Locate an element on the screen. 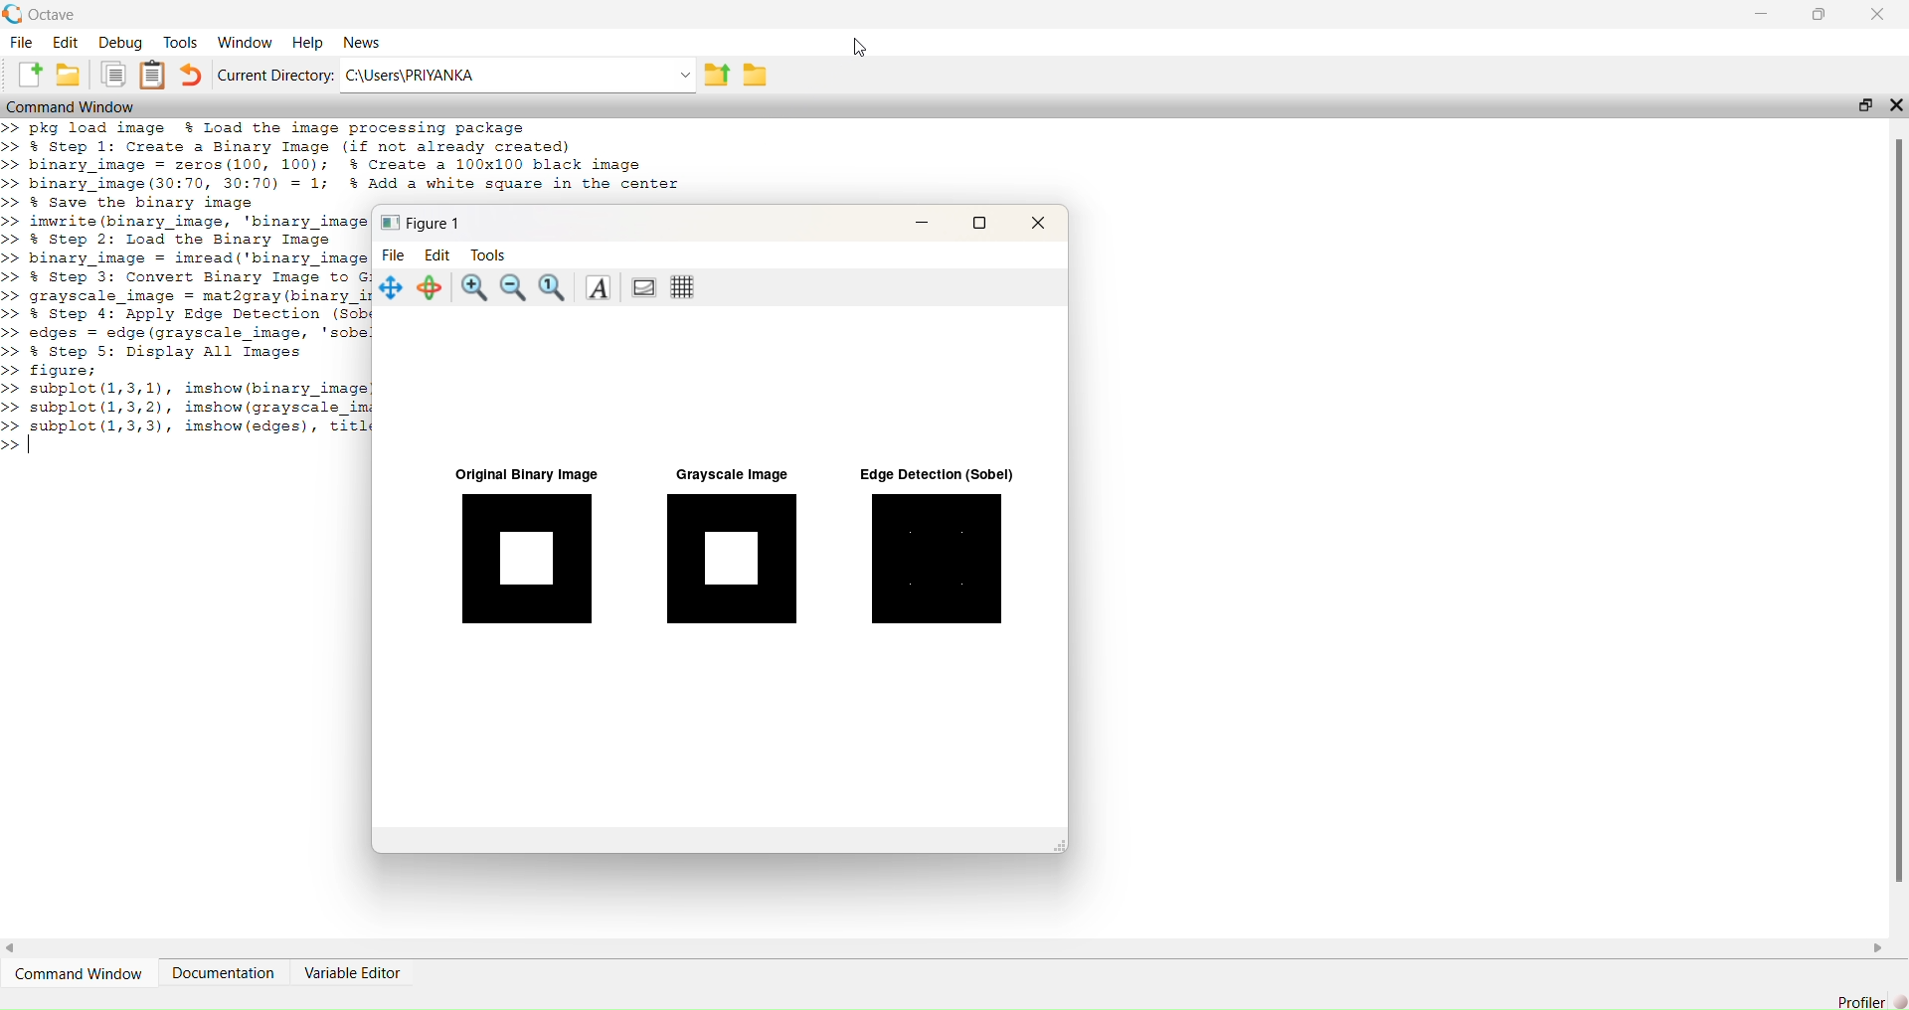 The width and height of the screenshot is (1909, 1010). Debug is located at coordinates (121, 43).